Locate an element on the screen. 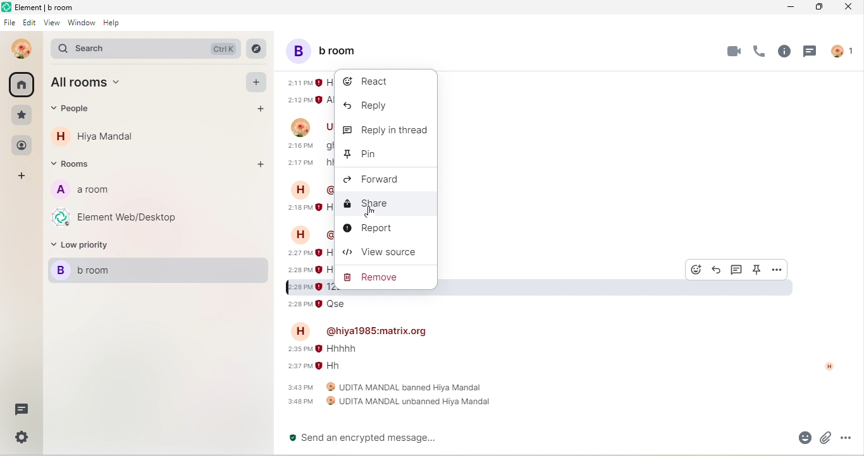 The height and width of the screenshot is (456, 864). explore is located at coordinates (257, 49).